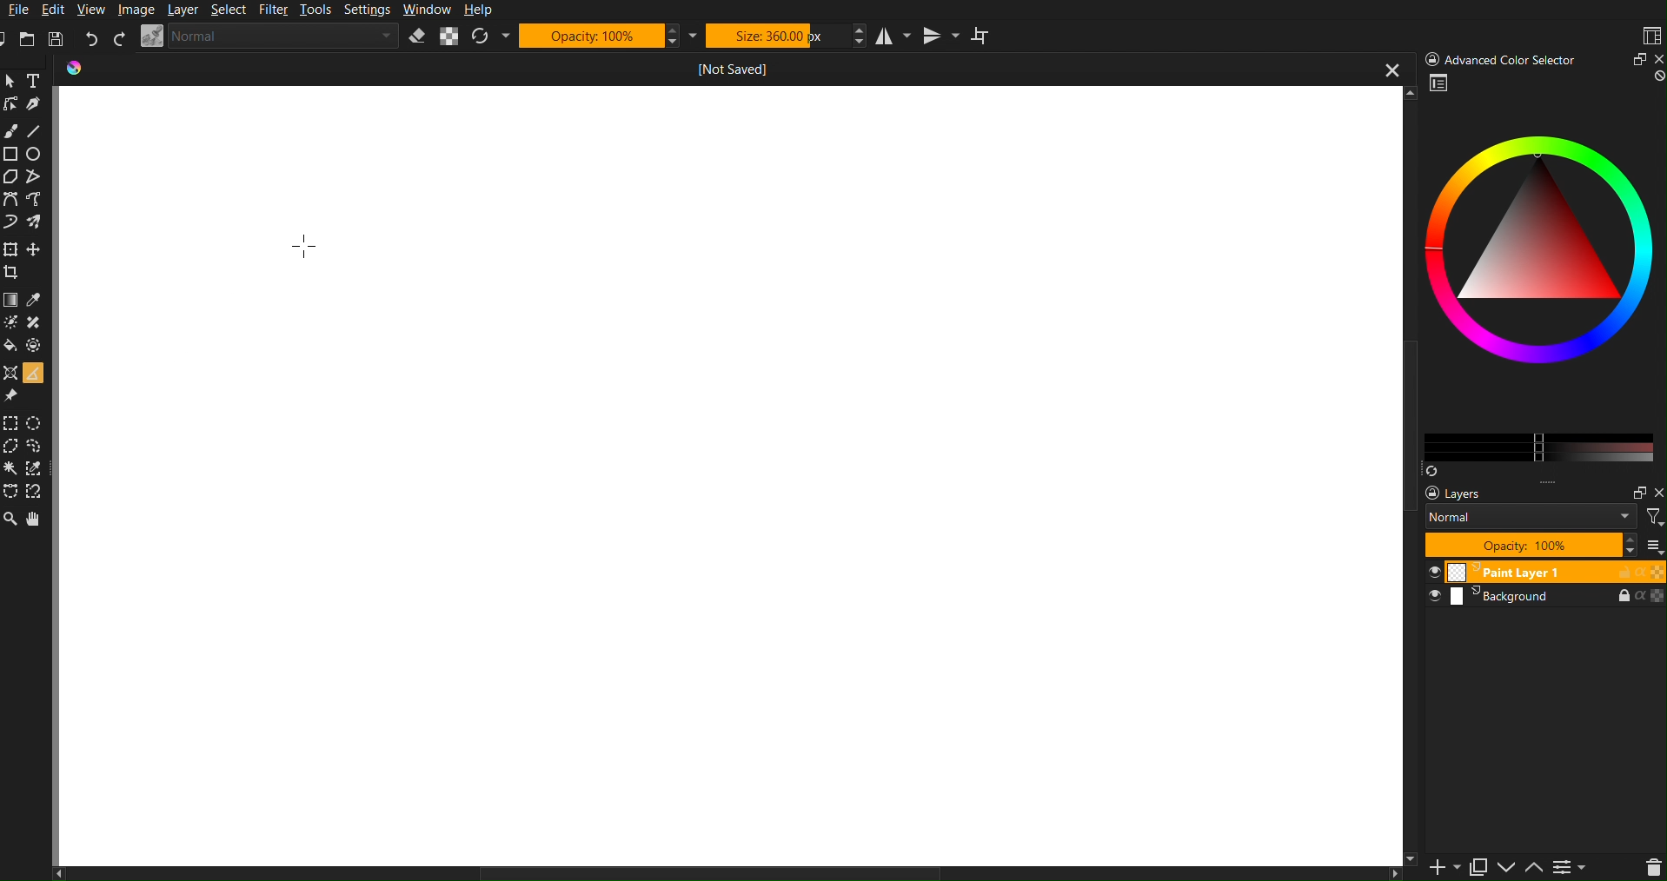 The width and height of the screenshot is (1667, 881). What do you see at coordinates (1484, 866) in the screenshot?
I see `Copy` at bounding box center [1484, 866].